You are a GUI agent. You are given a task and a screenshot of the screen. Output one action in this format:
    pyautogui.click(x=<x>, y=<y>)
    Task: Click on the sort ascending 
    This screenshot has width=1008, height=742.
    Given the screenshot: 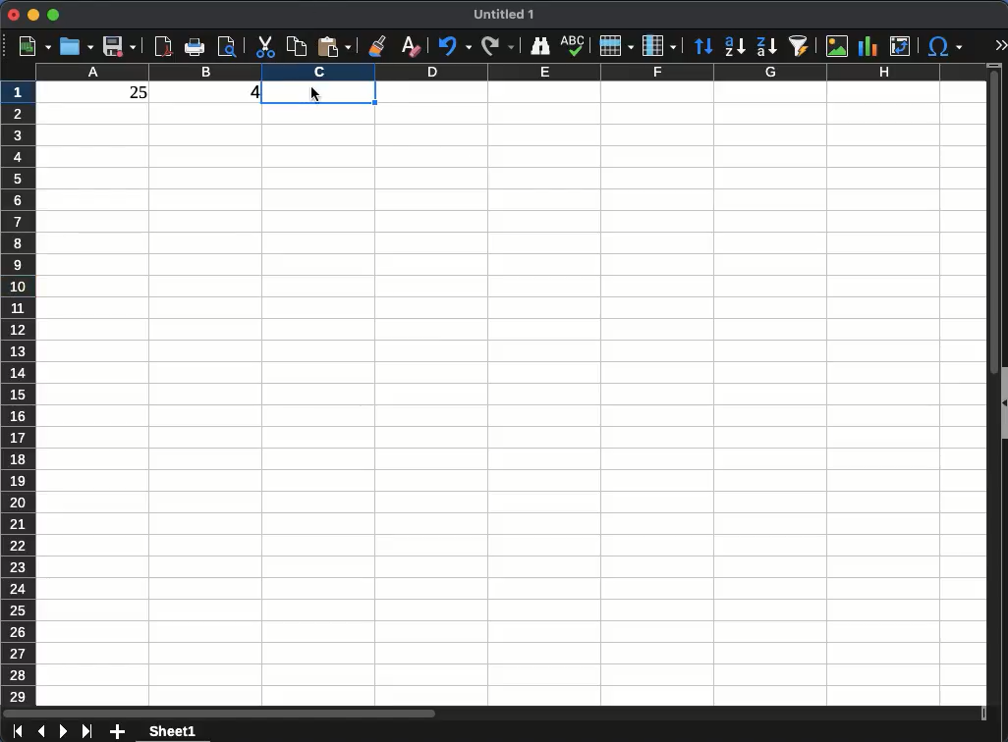 What is the action you would take?
    pyautogui.click(x=735, y=48)
    